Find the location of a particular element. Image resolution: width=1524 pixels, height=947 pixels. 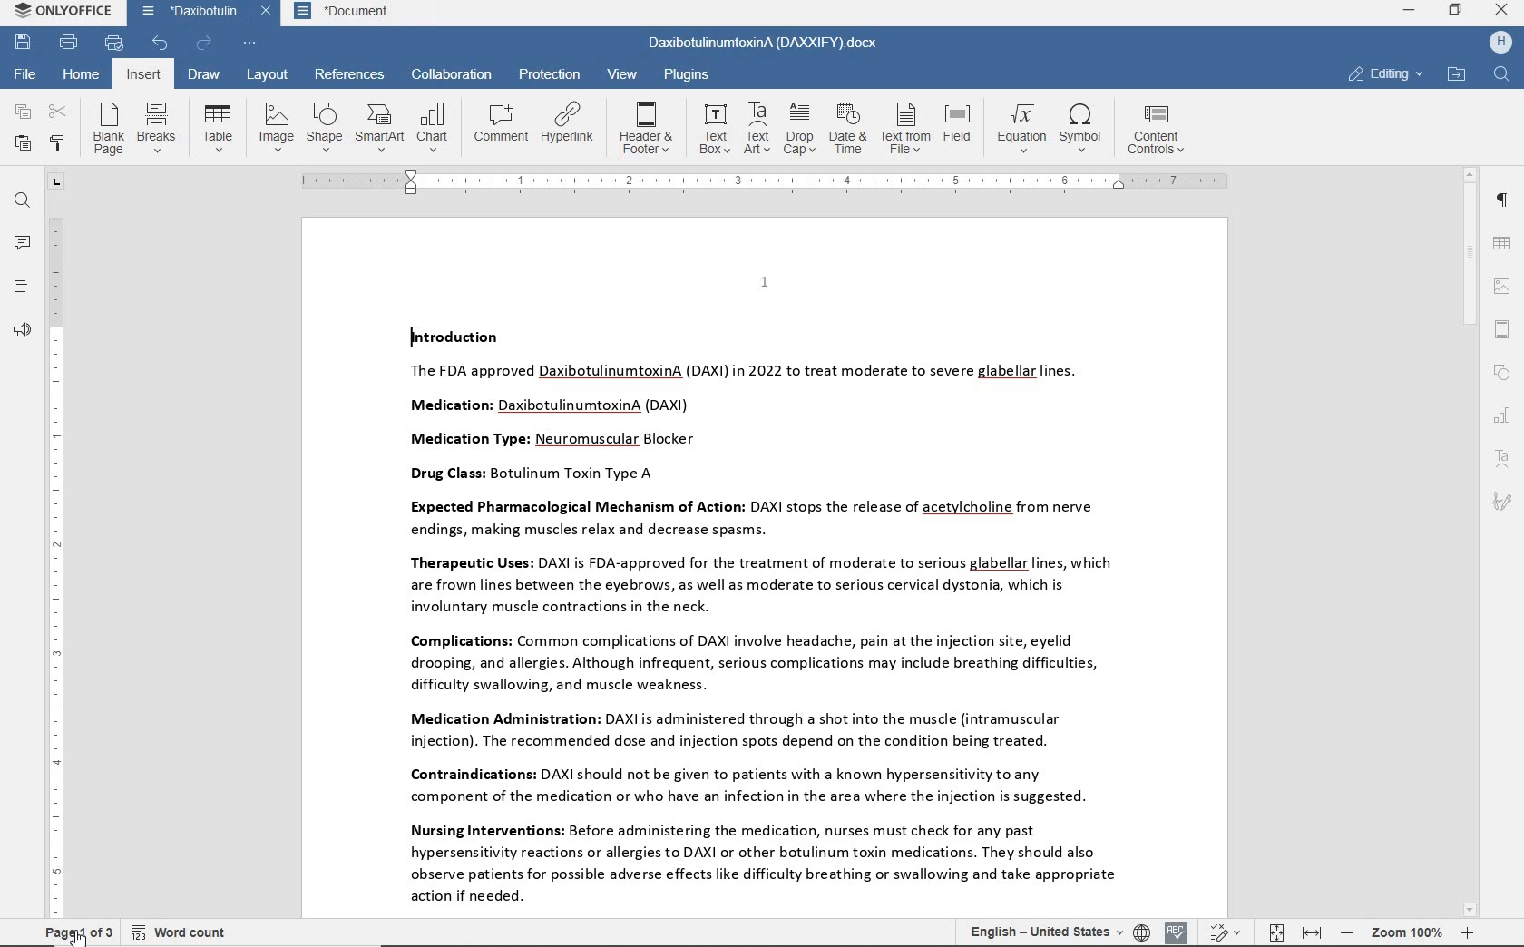

copy is located at coordinates (20, 112).